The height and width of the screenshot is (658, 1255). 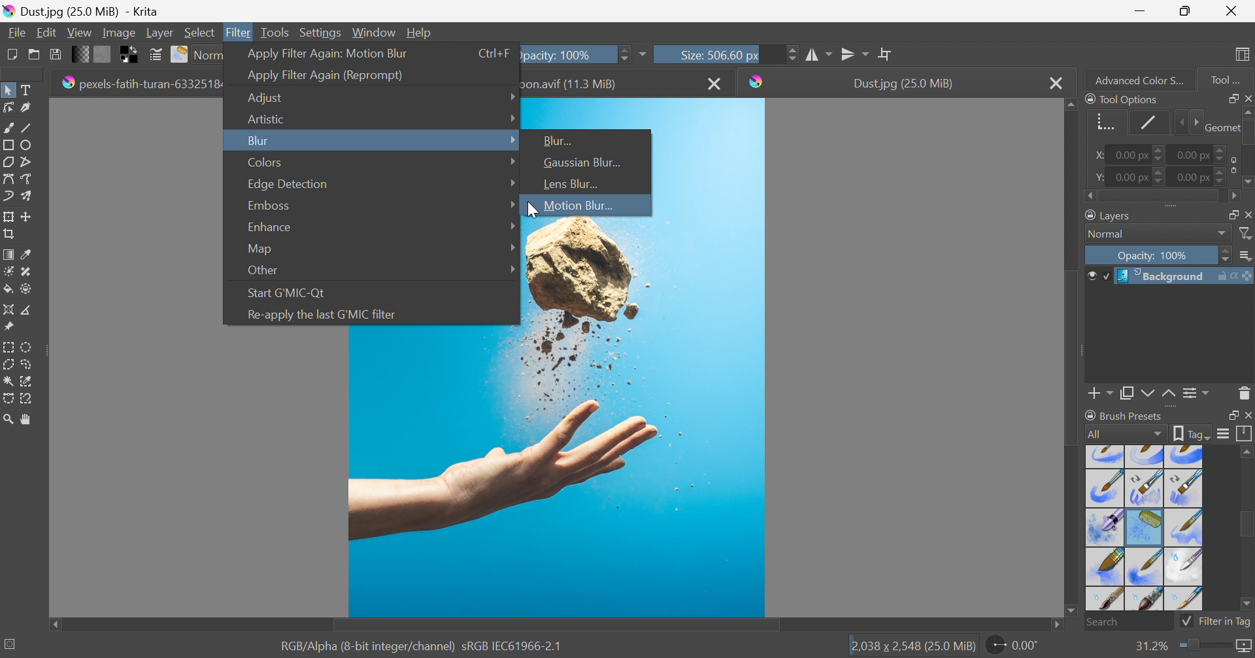 I want to click on Measure the distance between two points, so click(x=27, y=311).